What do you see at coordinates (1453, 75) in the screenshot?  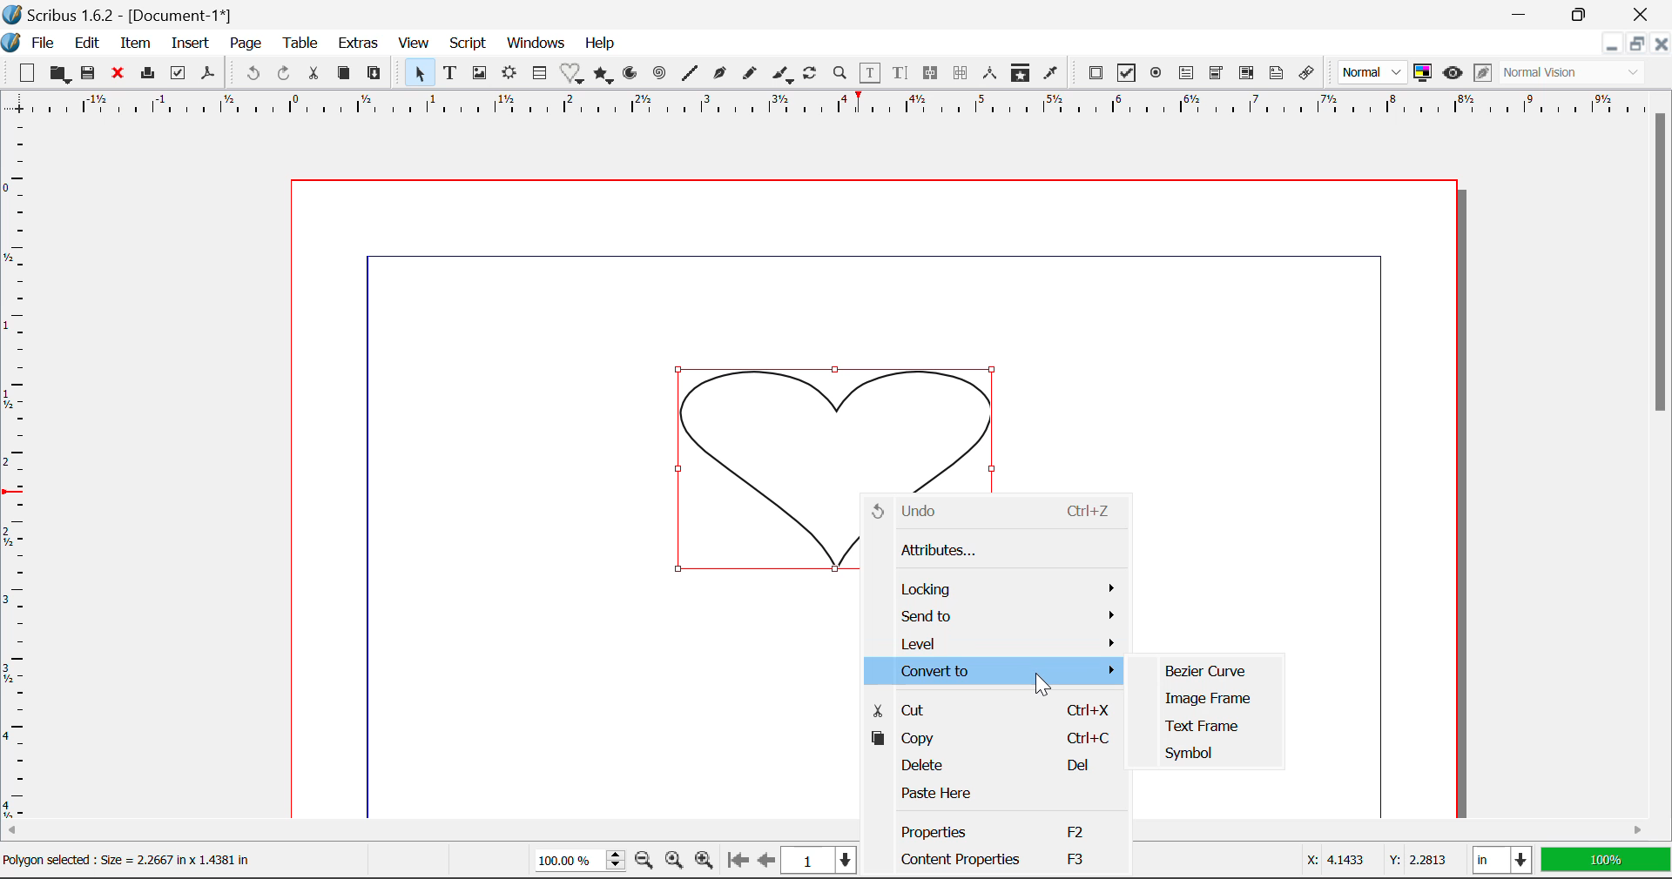 I see `Preview Mode` at bounding box center [1453, 75].